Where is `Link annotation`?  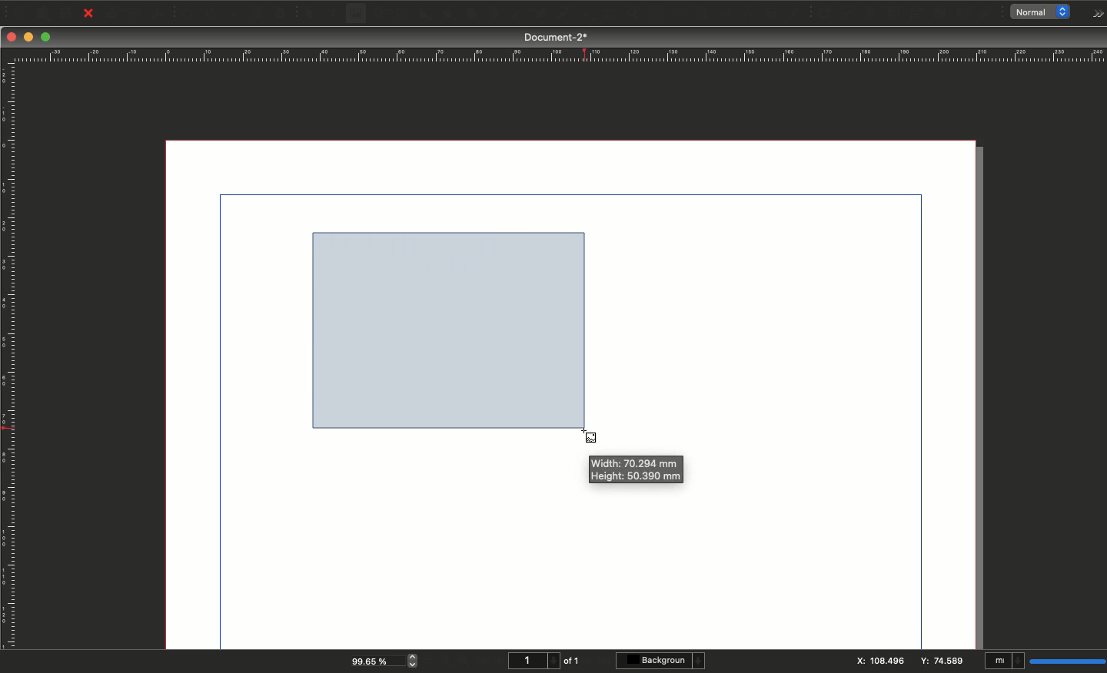 Link annotation is located at coordinates (989, 14).